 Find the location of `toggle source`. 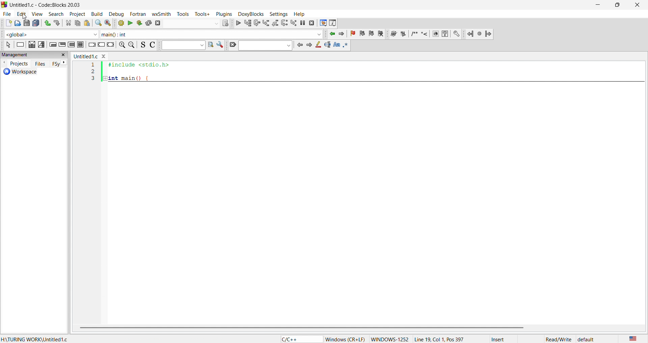

toggle source is located at coordinates (141, 45).